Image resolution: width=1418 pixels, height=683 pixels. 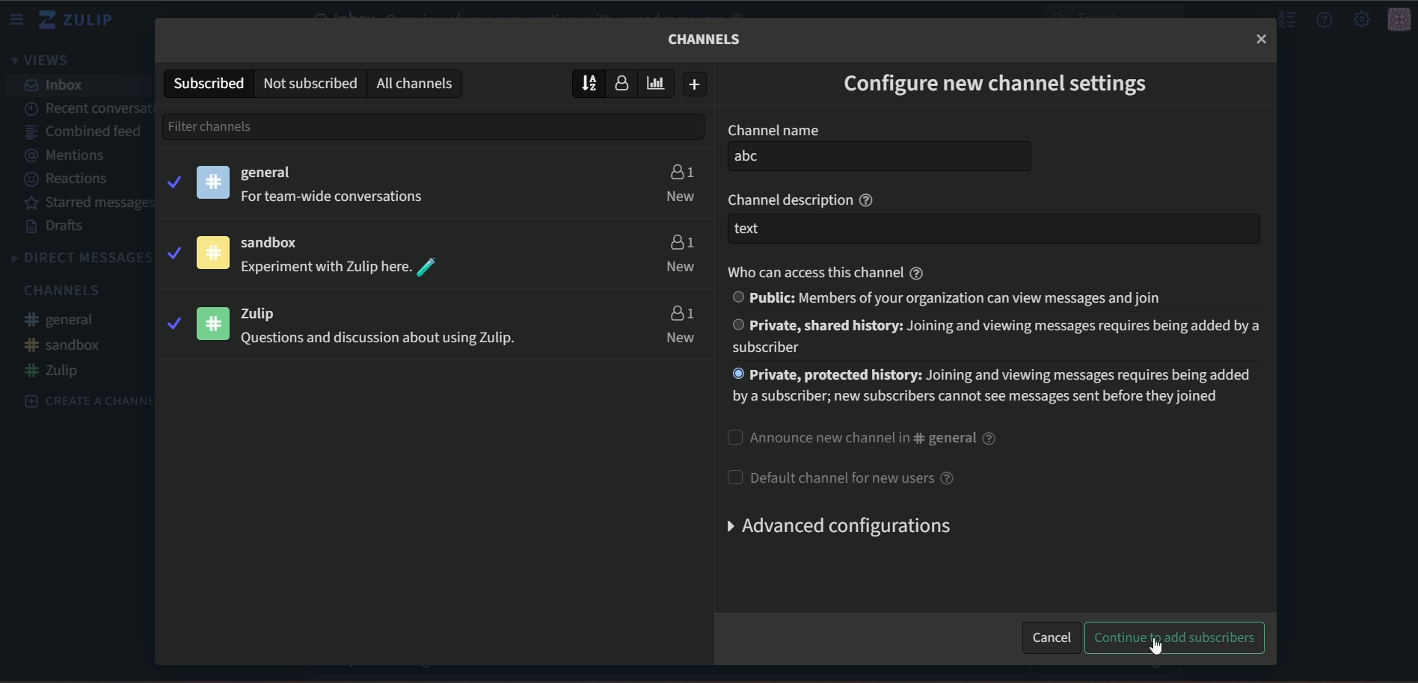 What do you see at coordinates (681, 170) in the screenshot?
I see `users` at bounding box center [681, 170].